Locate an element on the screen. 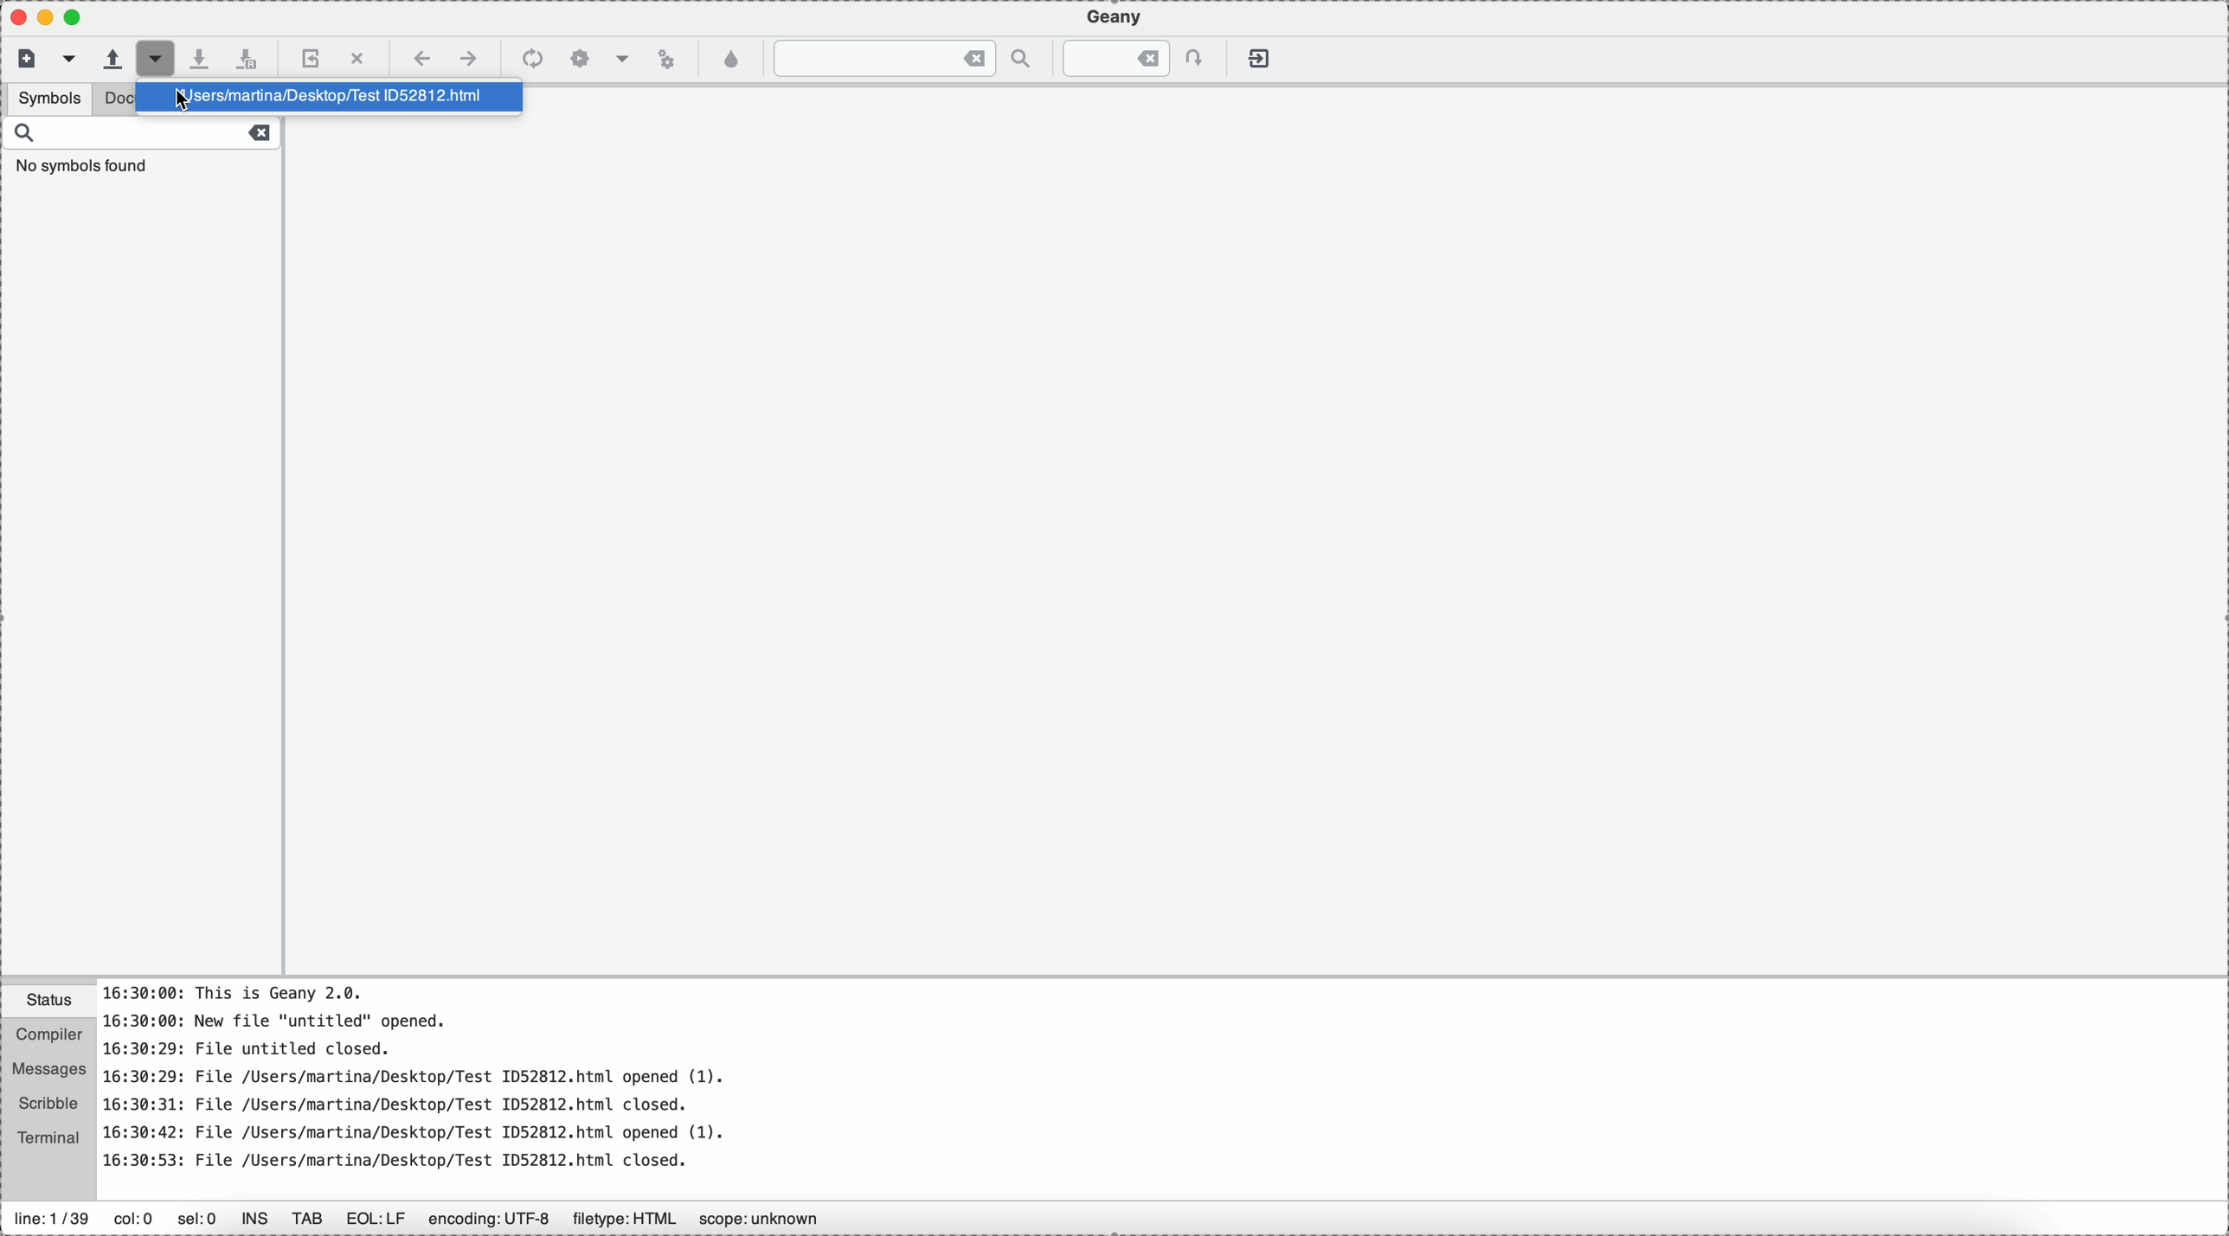 The image size is (2229, 1236). save all open files is located at coordinates (251, 56).